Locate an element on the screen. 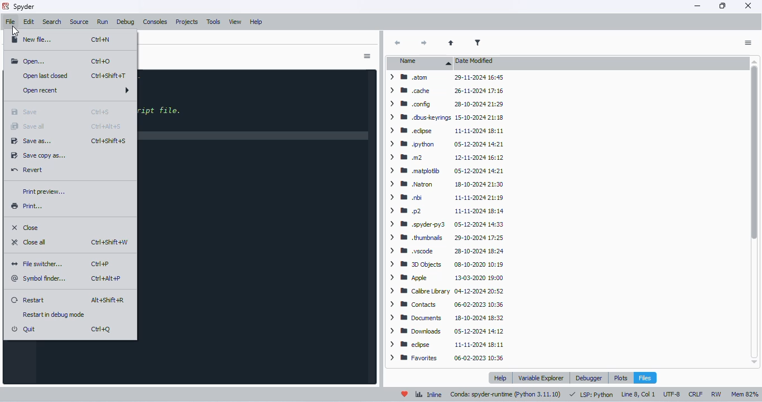 This screenshot has height=402, width=762. save all is located at coordinates (28, 126).